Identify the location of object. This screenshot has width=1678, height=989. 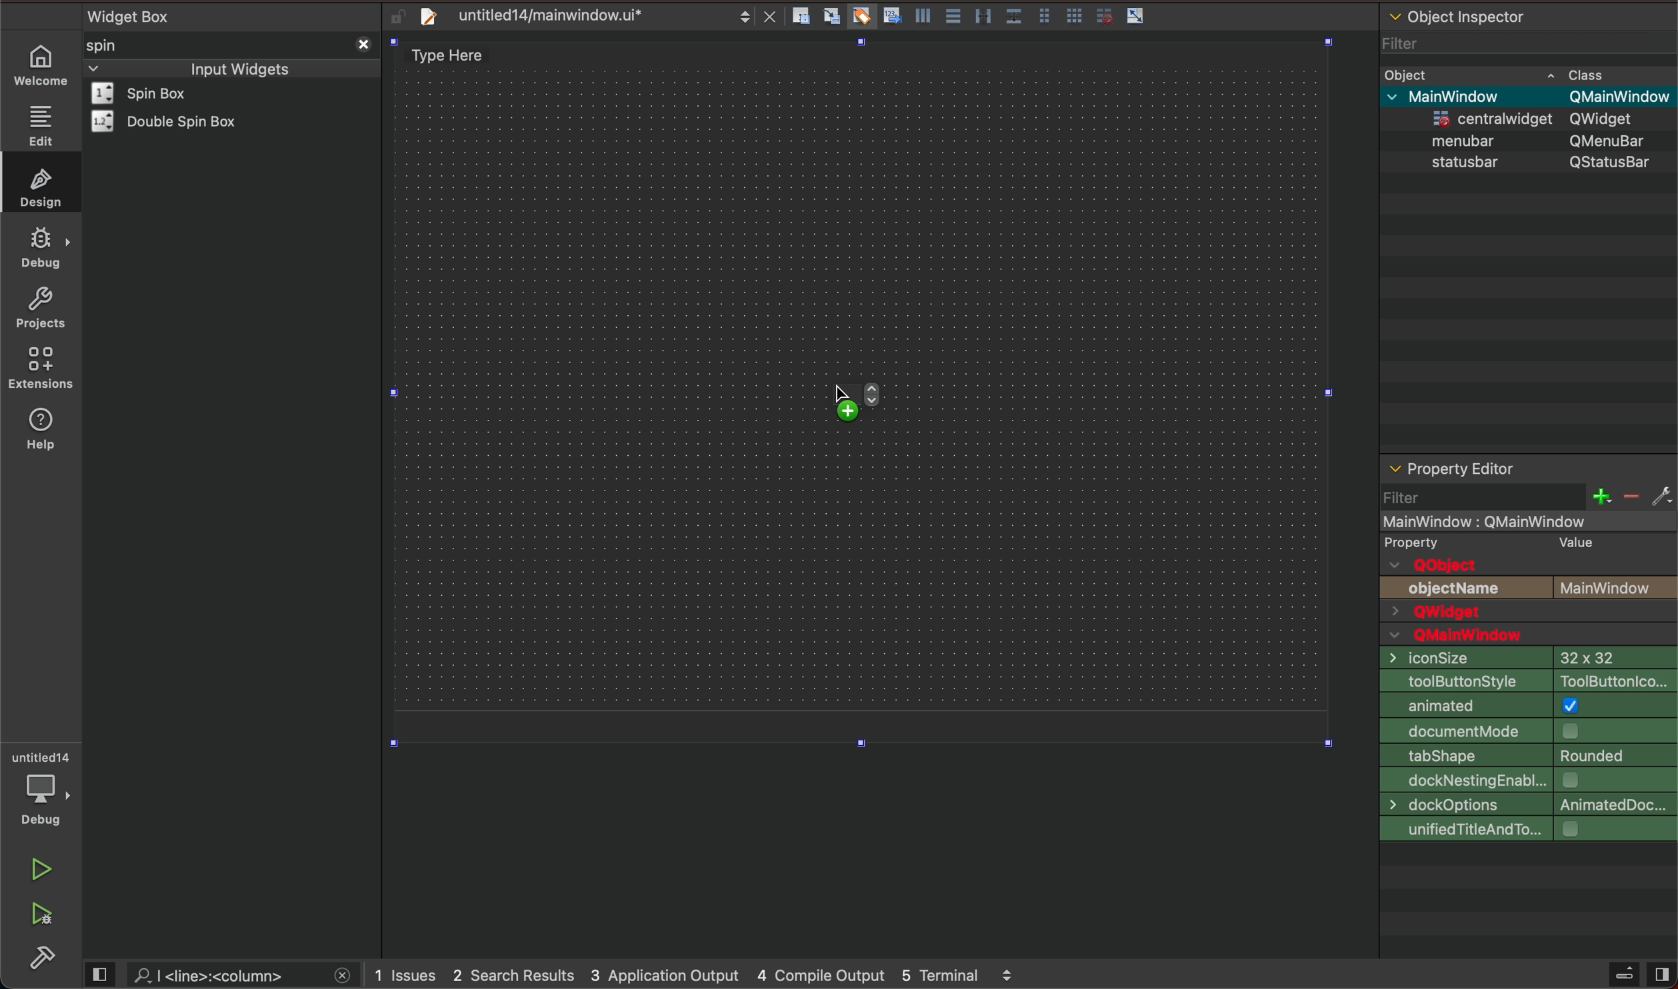
(1411, 73).